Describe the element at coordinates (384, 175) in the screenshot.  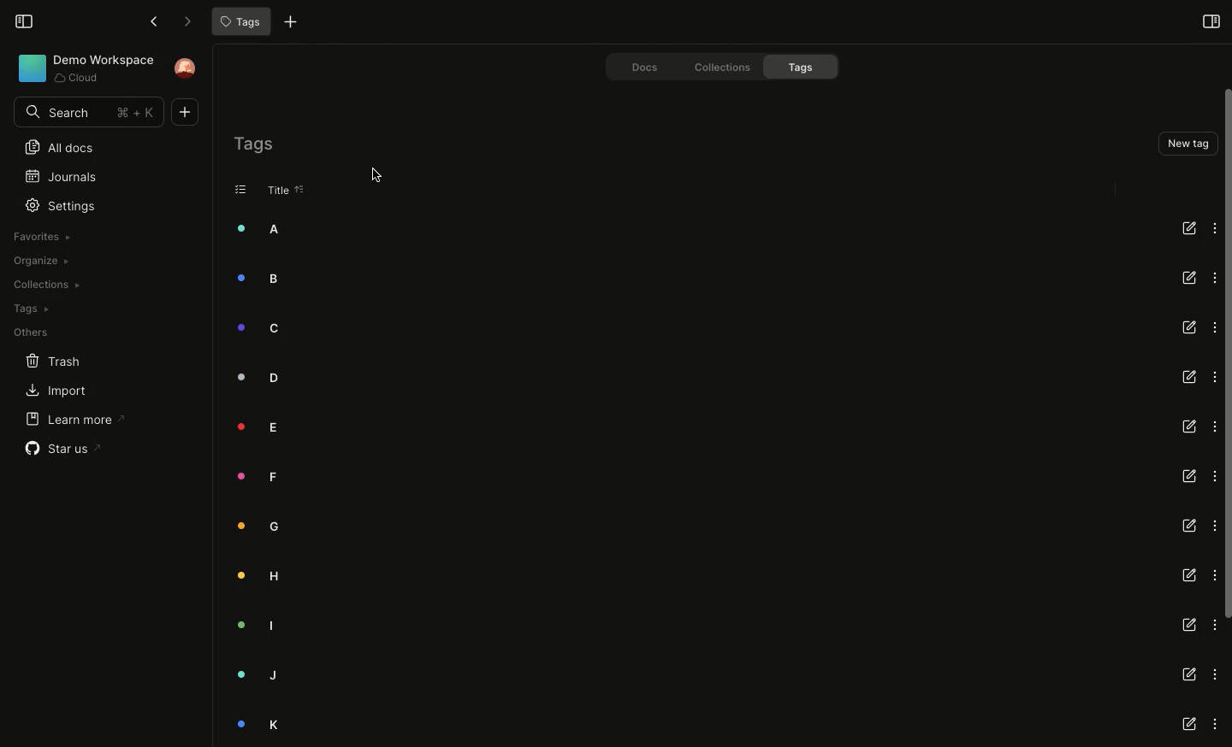
I see `cursor ` at that location.